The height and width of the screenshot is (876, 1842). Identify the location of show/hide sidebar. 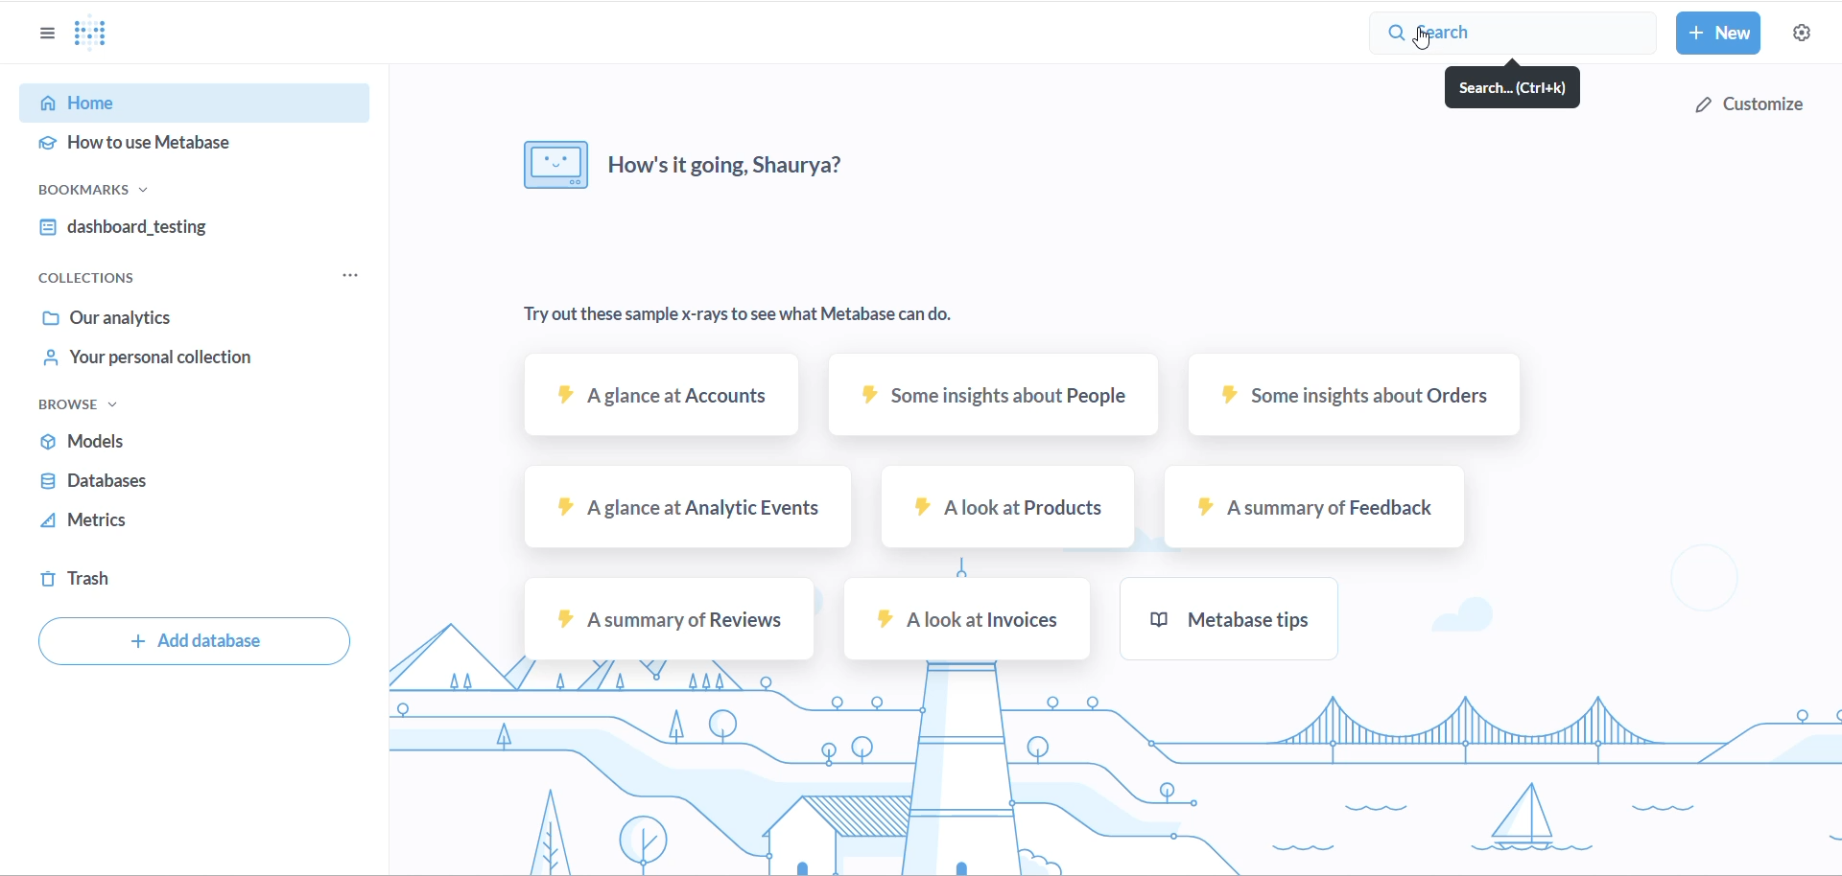
(42, 35).